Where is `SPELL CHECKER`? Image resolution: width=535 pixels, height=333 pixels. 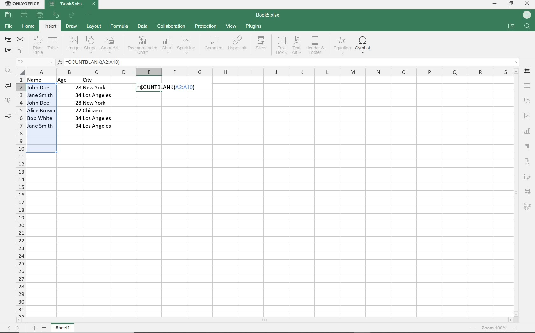
SPELL CHECKER is located at coordinates (8, 102).